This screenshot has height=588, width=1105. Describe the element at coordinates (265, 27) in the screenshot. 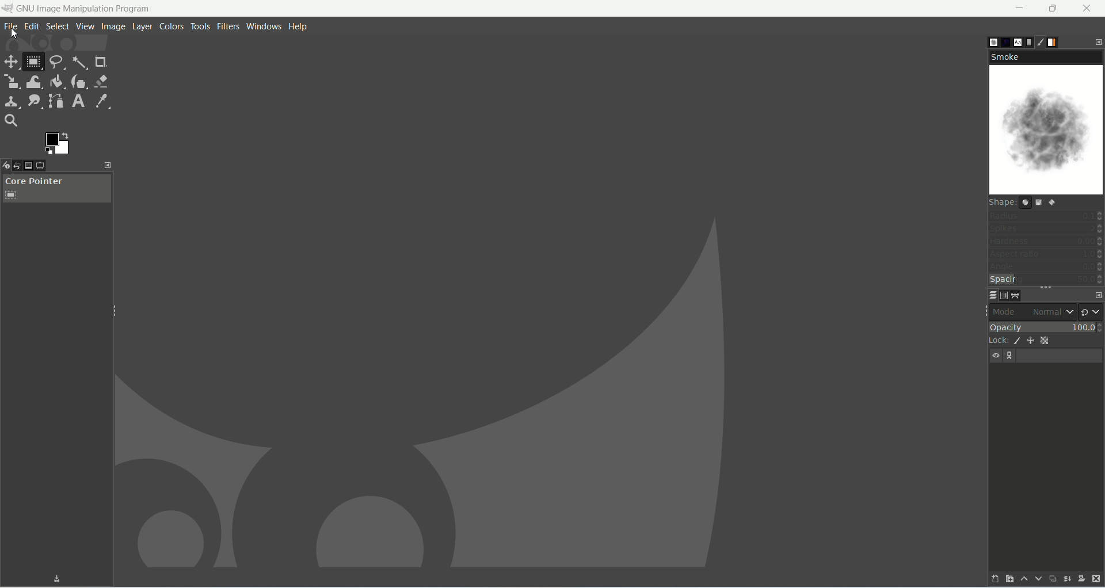

I see `windows` at that location.